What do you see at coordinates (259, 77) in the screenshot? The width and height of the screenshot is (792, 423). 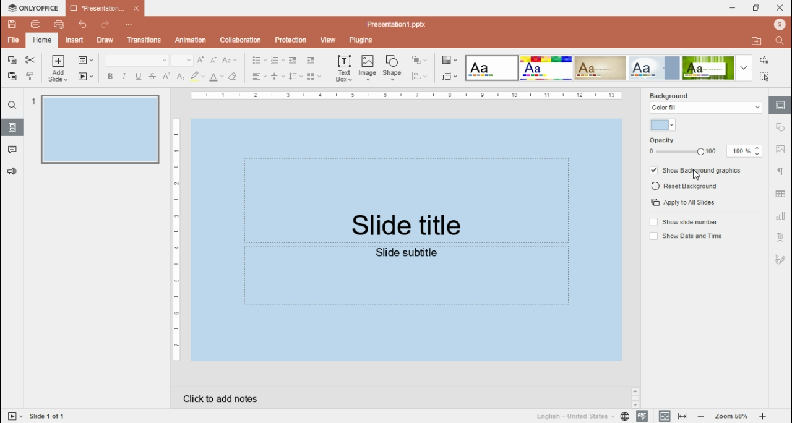 I see `horizontal align` at bounding box center [259, 77].